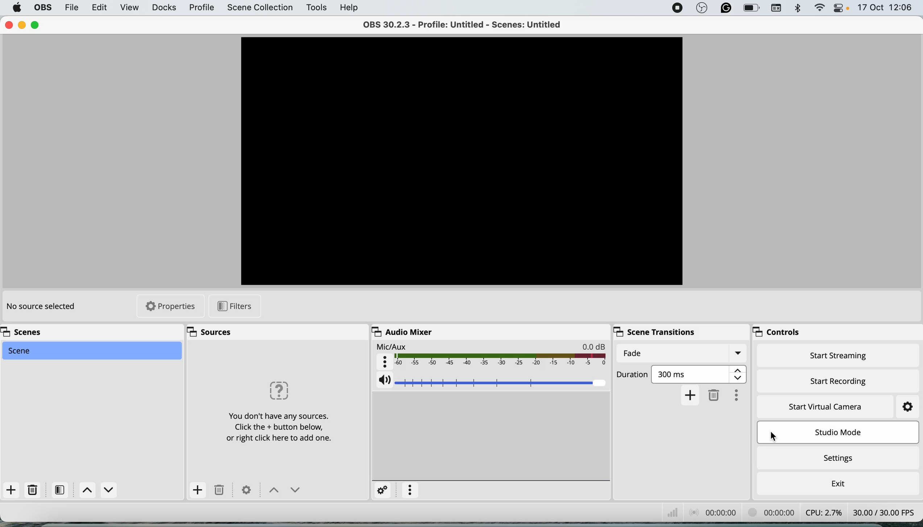 The height and width of the screenshot is (527, 923). What do you see at coordinates (23, 25) in the screenshot?
I see `minimise` at bounding box center [23, 25].